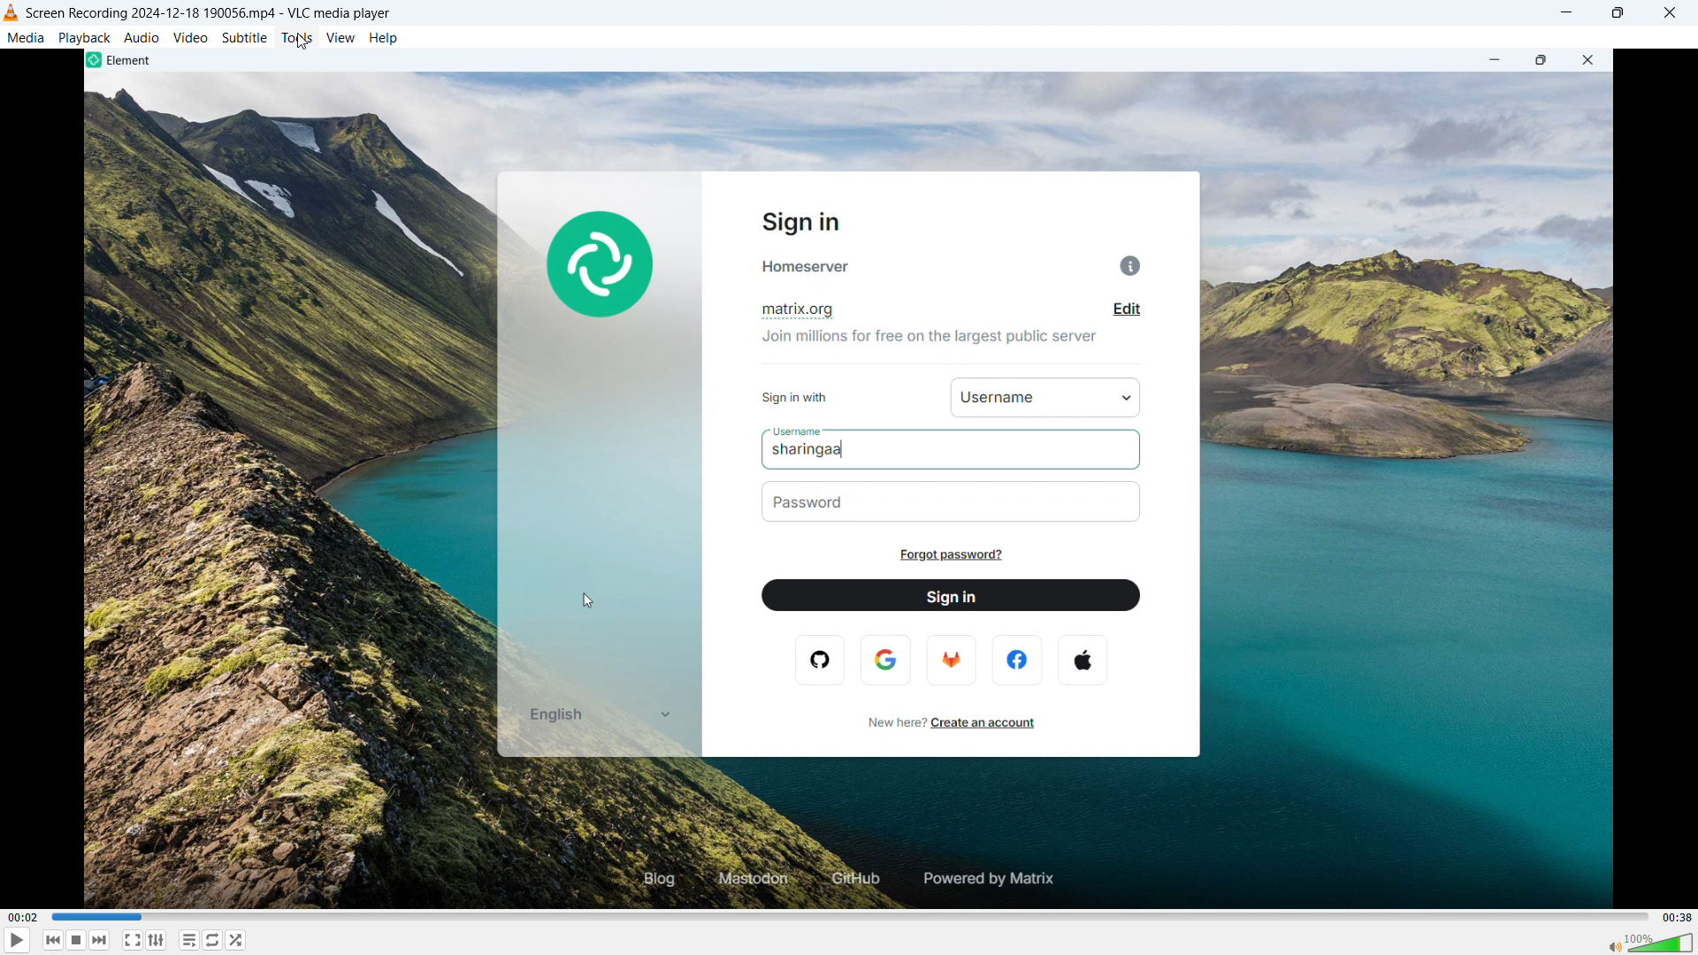 This screenshot has width=1698, height=955. Describe the element at coordinates (1564, 11) in the screenshot. I see `minimize` at that location.